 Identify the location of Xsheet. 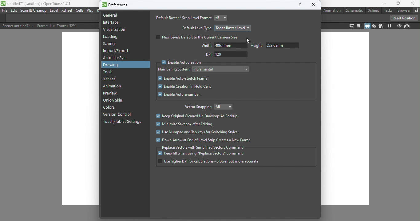
(66, 11).